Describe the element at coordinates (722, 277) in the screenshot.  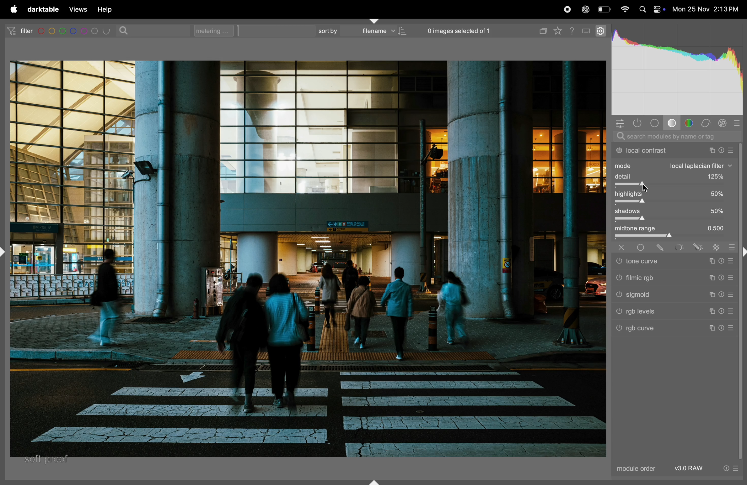
I see `reset` at that location.